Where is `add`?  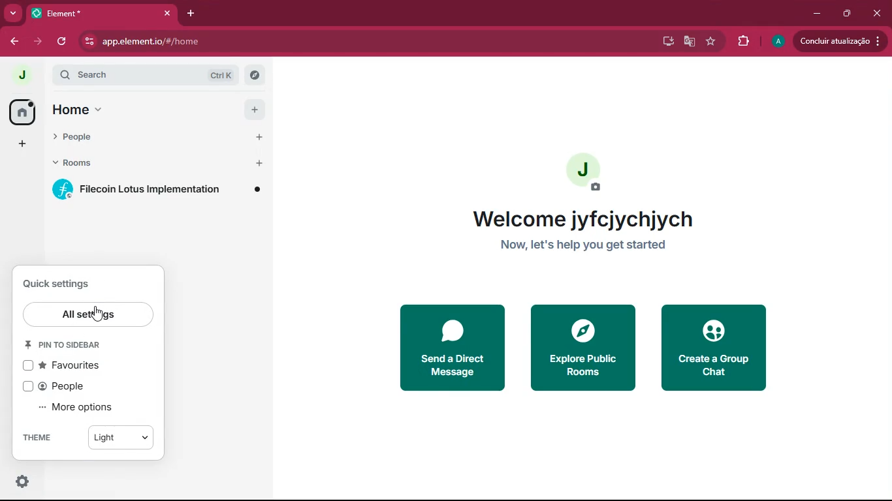 add is located at coordinates (21, 145).